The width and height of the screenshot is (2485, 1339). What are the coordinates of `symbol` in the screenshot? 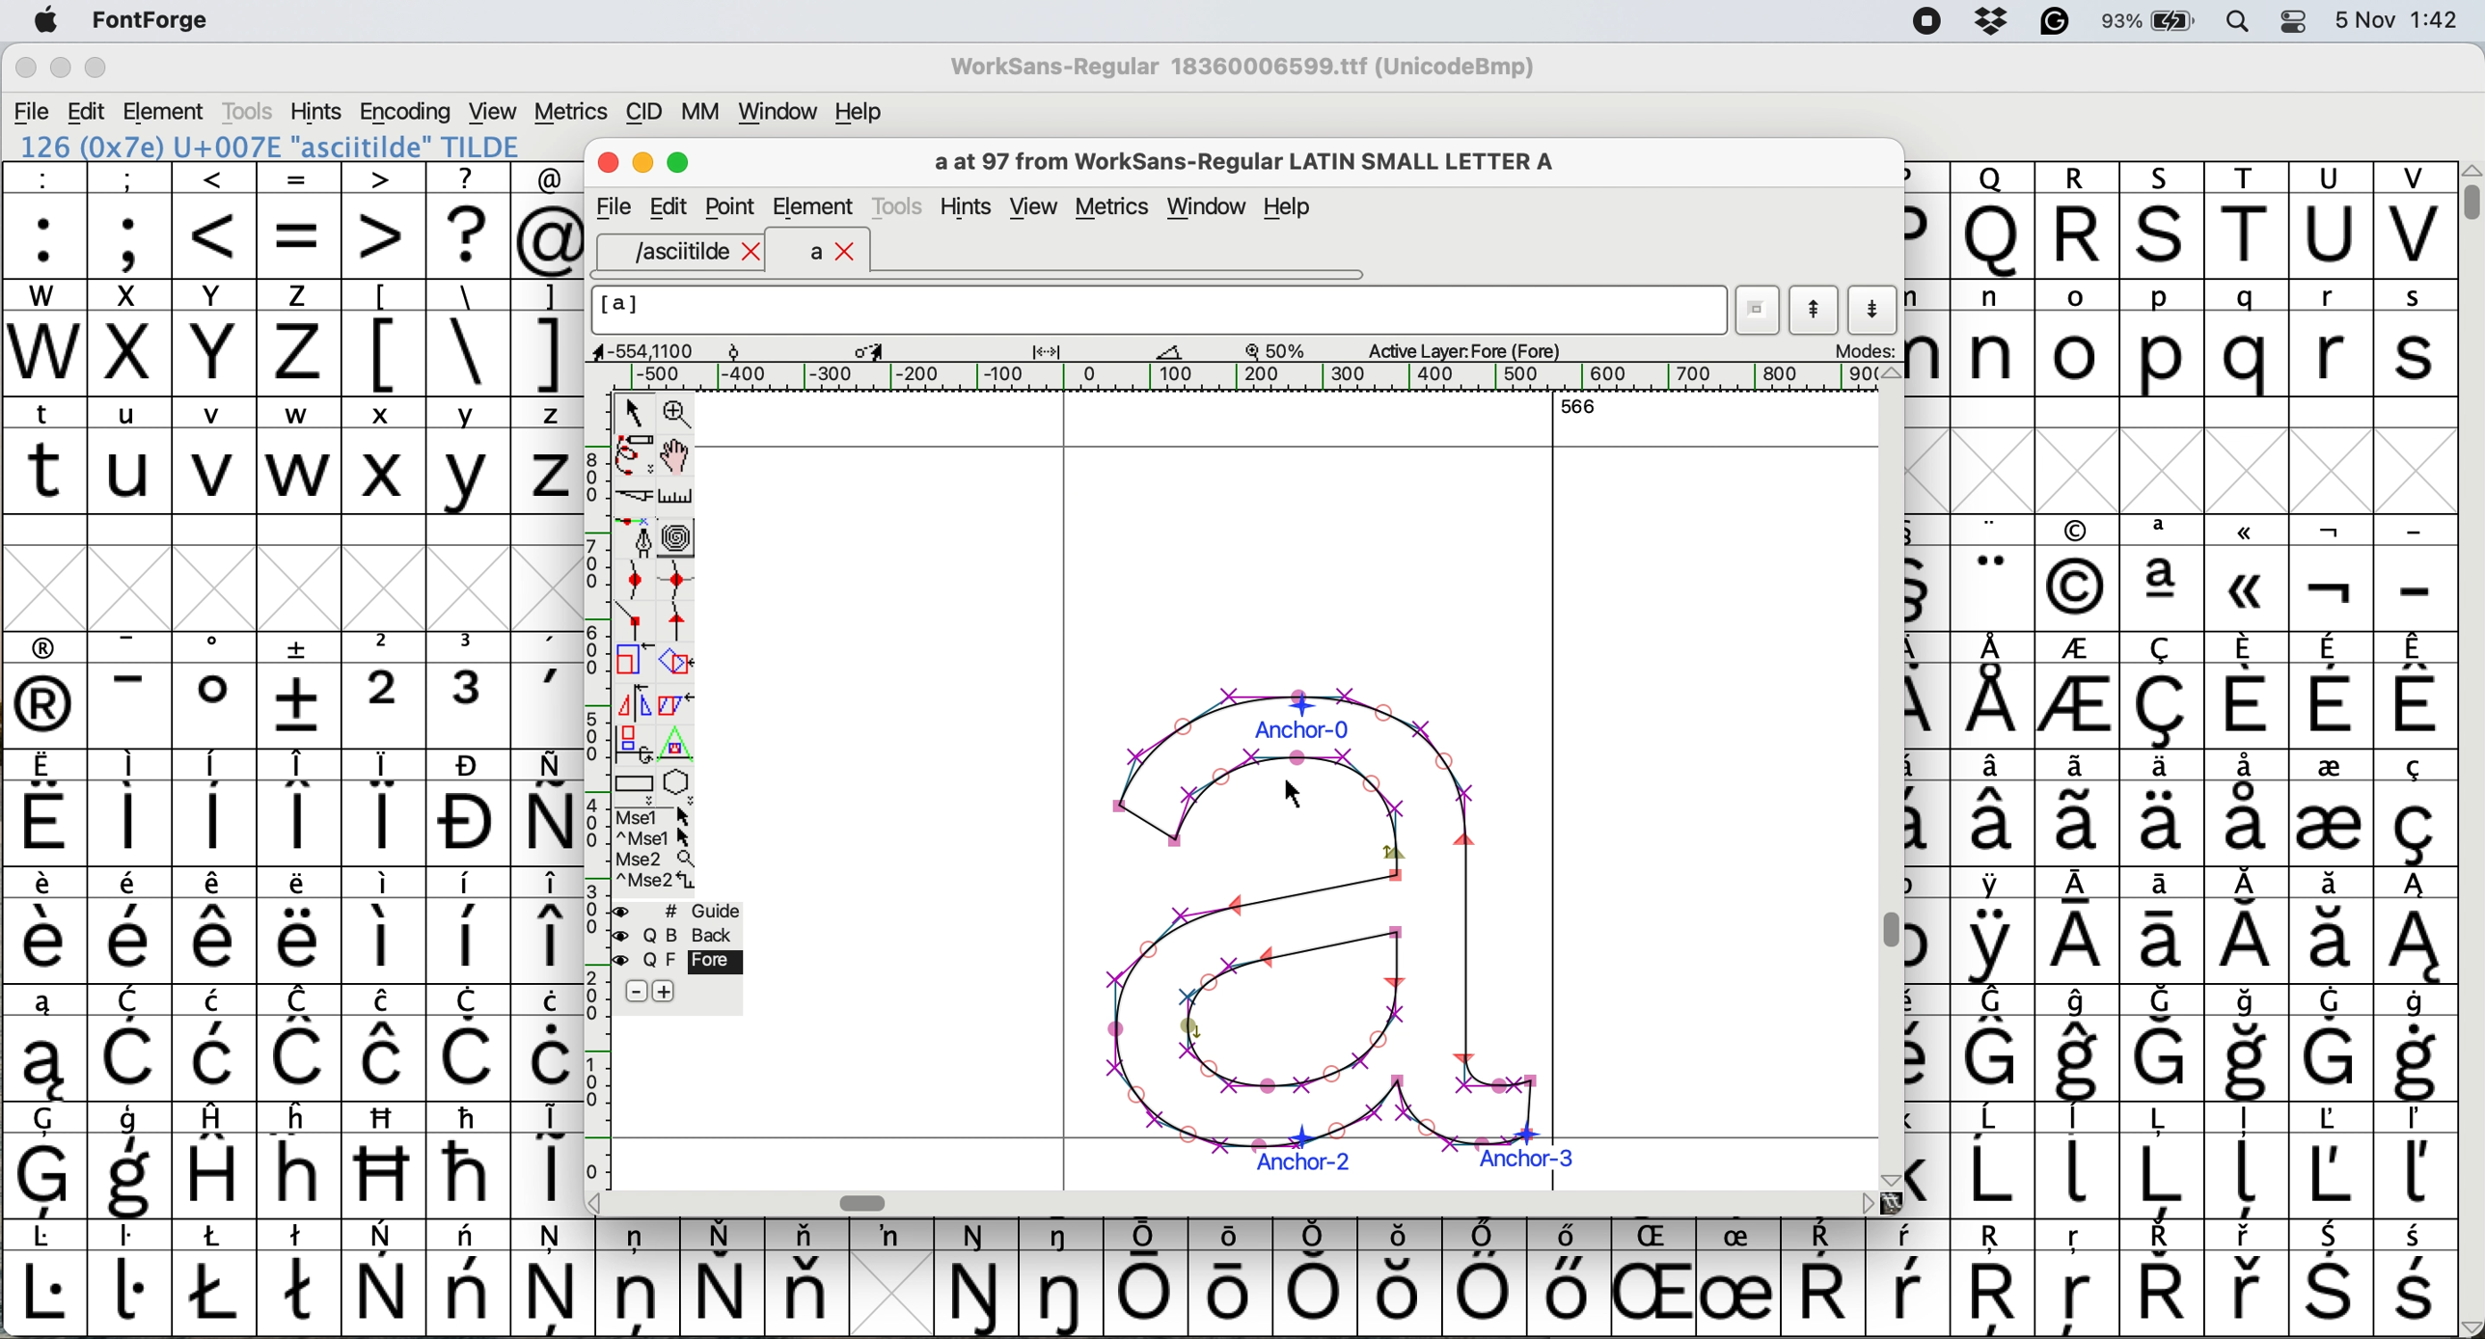 It's located at (46, 1161).